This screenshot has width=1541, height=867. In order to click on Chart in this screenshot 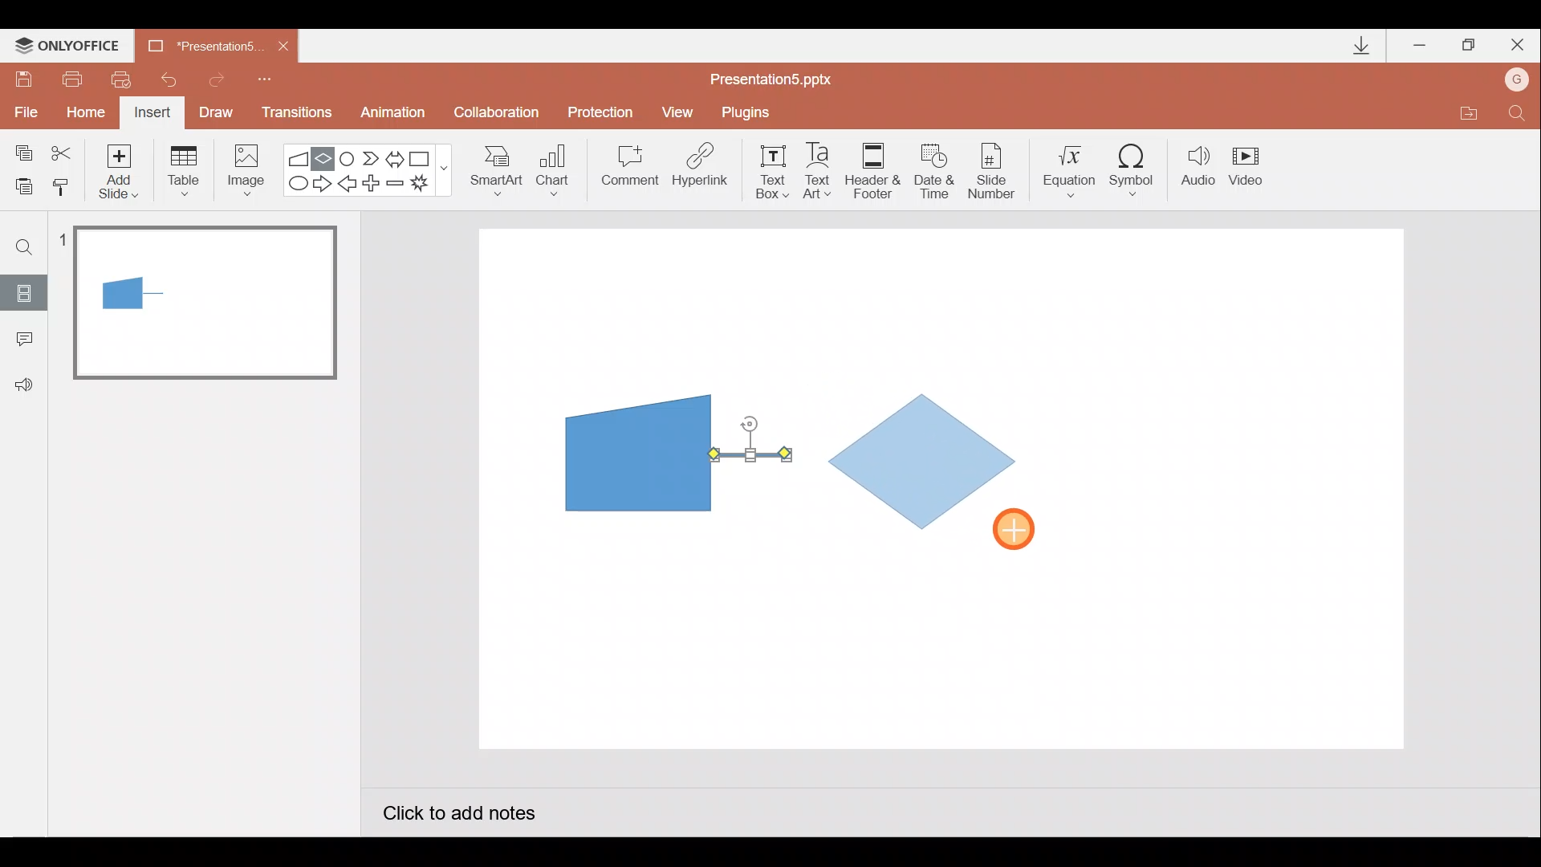, I will do `click(553, 167)`.